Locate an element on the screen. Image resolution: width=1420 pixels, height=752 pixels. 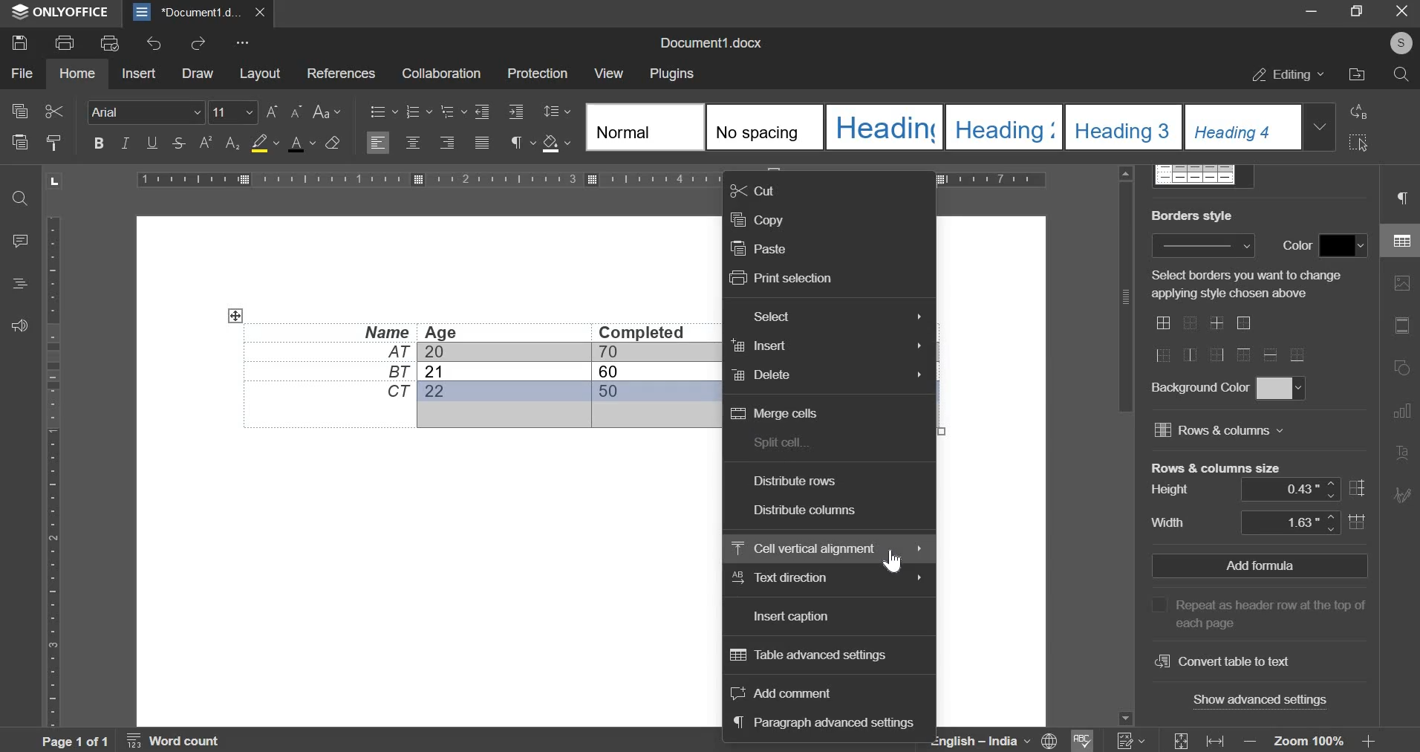
table advanced settings is located at coordinates (810, 655).